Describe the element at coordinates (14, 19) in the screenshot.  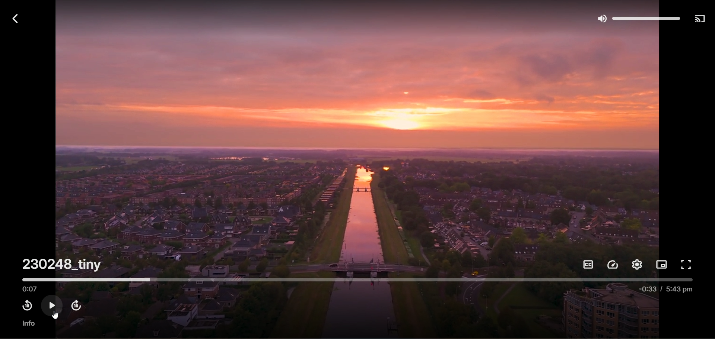
I see `back` at that location.